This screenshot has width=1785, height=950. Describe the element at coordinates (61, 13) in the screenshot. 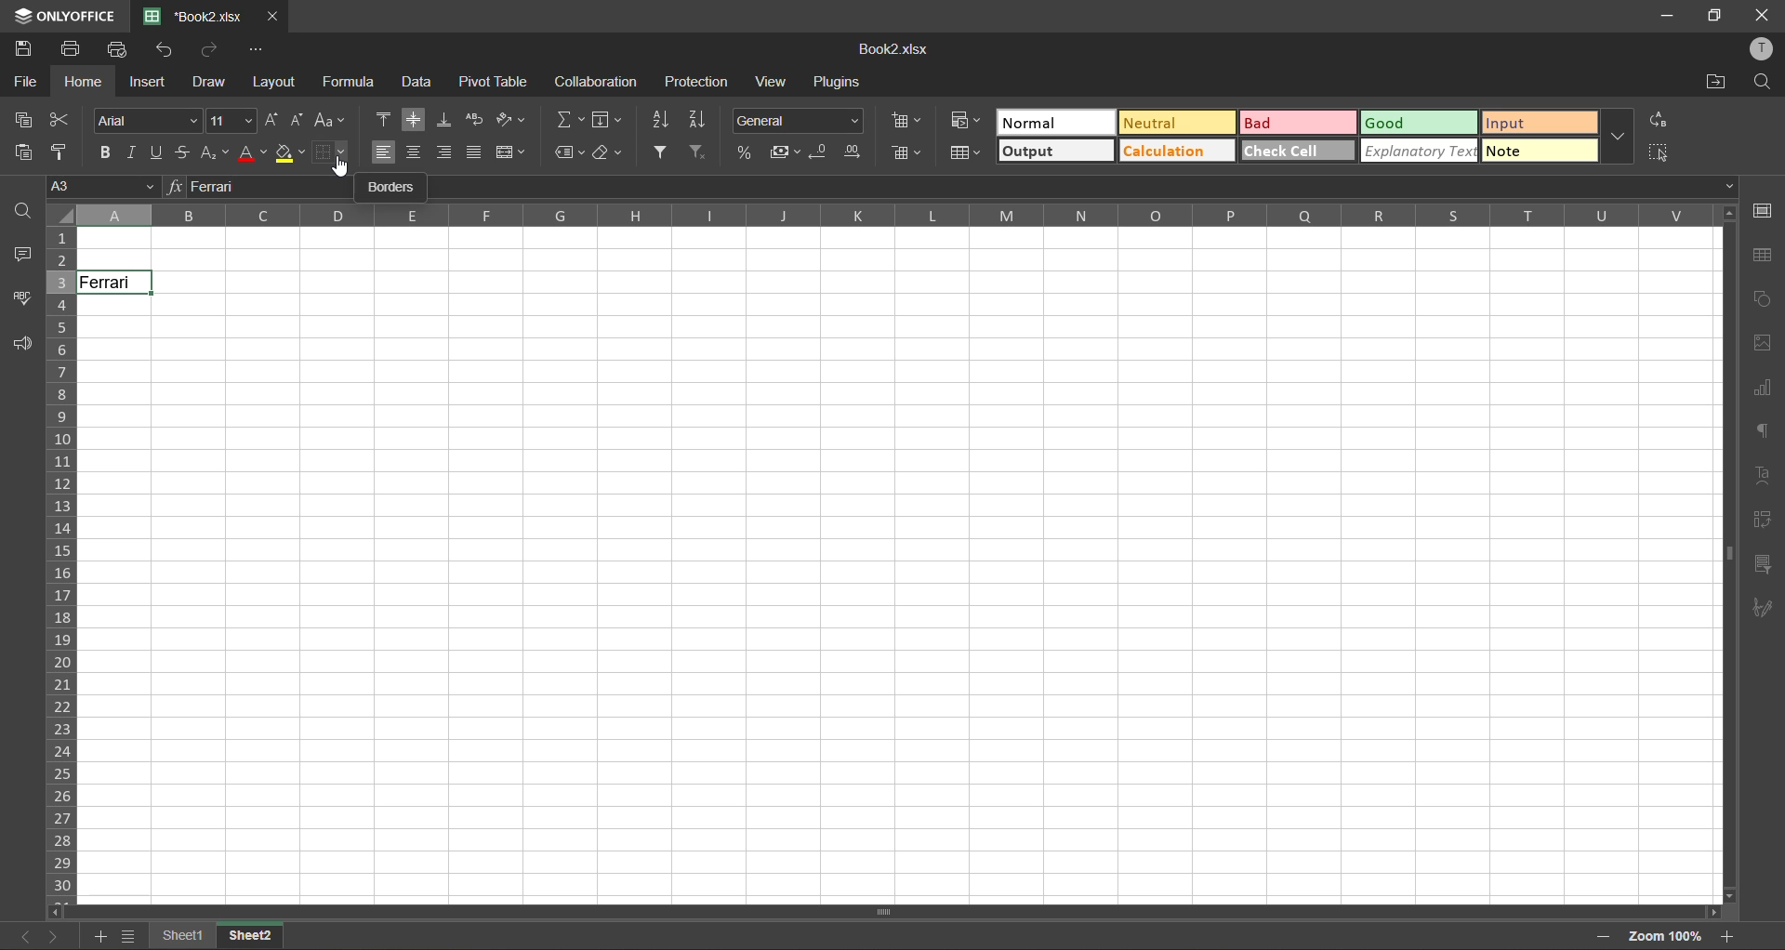

I see `ONLYOFFICE` at that location.